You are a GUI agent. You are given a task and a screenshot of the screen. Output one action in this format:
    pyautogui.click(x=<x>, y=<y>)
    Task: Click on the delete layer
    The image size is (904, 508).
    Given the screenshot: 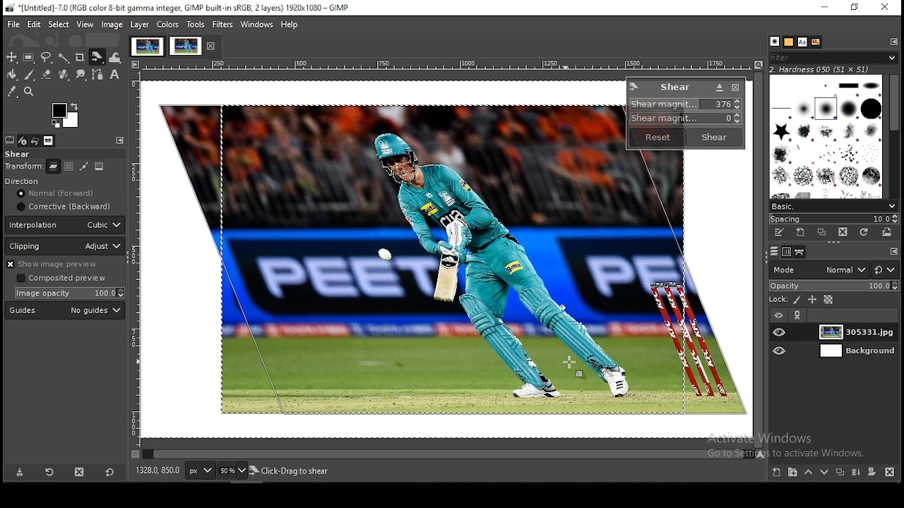 What is the action you would take?
    pyautogui.click(x=891, y=472)
    